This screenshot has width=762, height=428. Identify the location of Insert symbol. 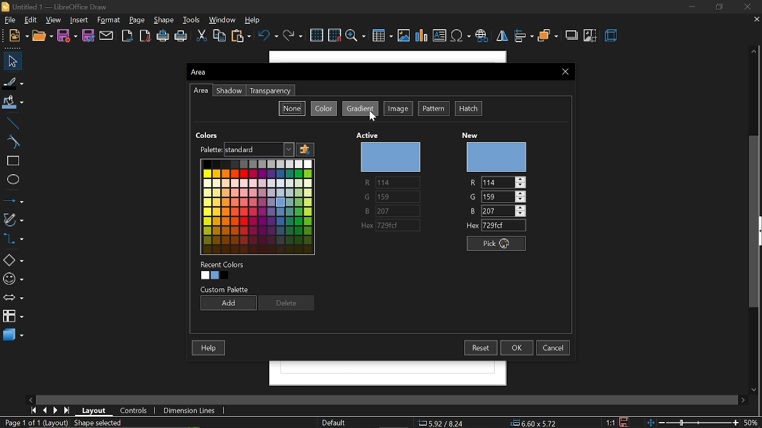
(461, 37).